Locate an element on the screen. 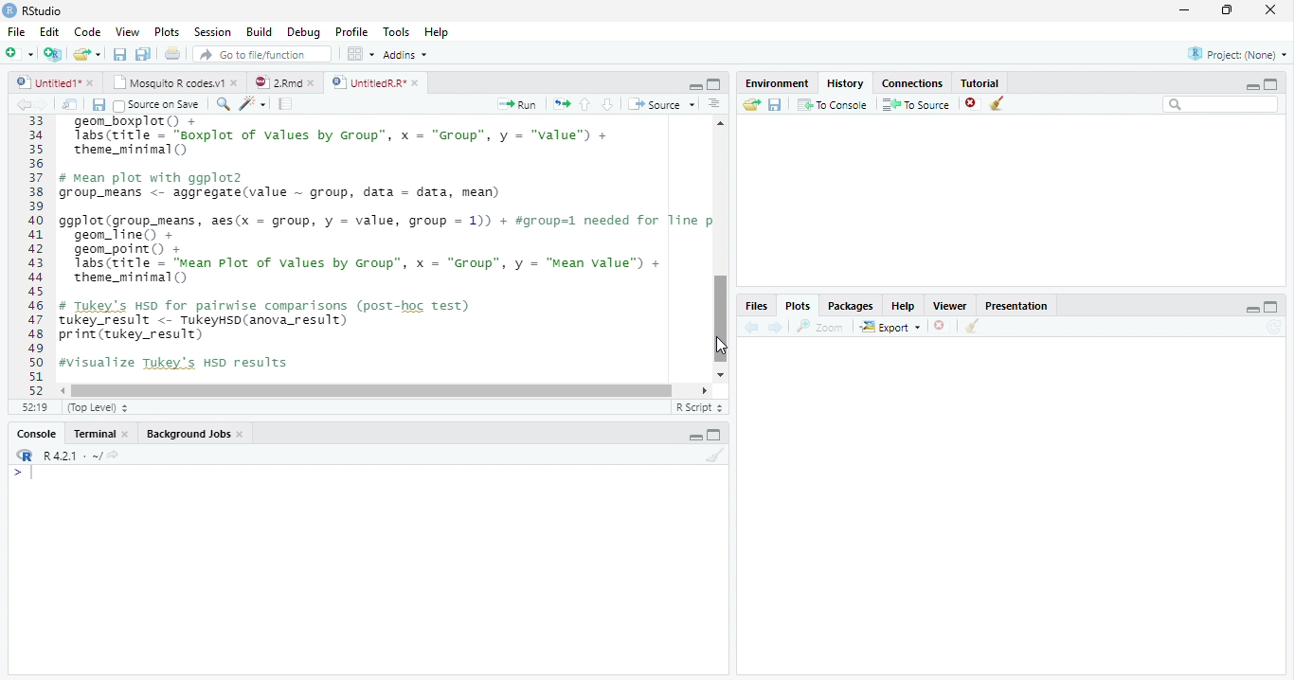  Session is located at coordinates (213, 32).